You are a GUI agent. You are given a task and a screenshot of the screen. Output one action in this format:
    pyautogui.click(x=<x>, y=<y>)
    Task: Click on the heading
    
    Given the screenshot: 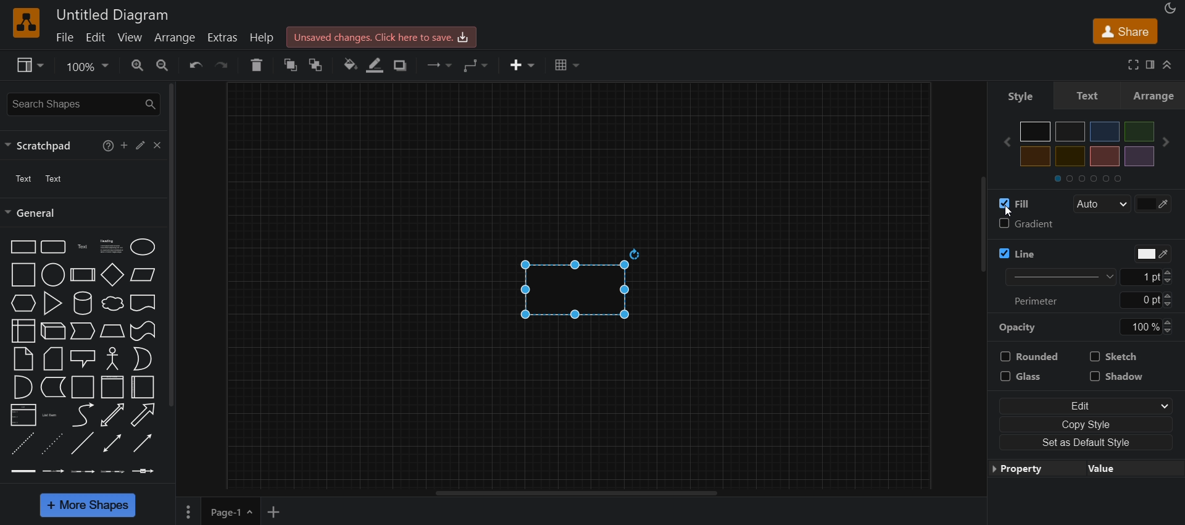 What is the action you would take?
    pyautogui.click(x=110, y=246)
    